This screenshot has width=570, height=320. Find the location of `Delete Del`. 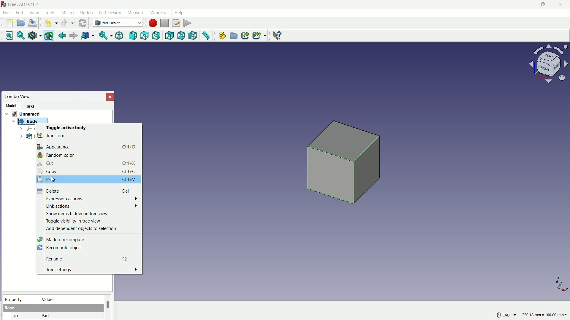

Delete Del is located at coordinates (86, 191).